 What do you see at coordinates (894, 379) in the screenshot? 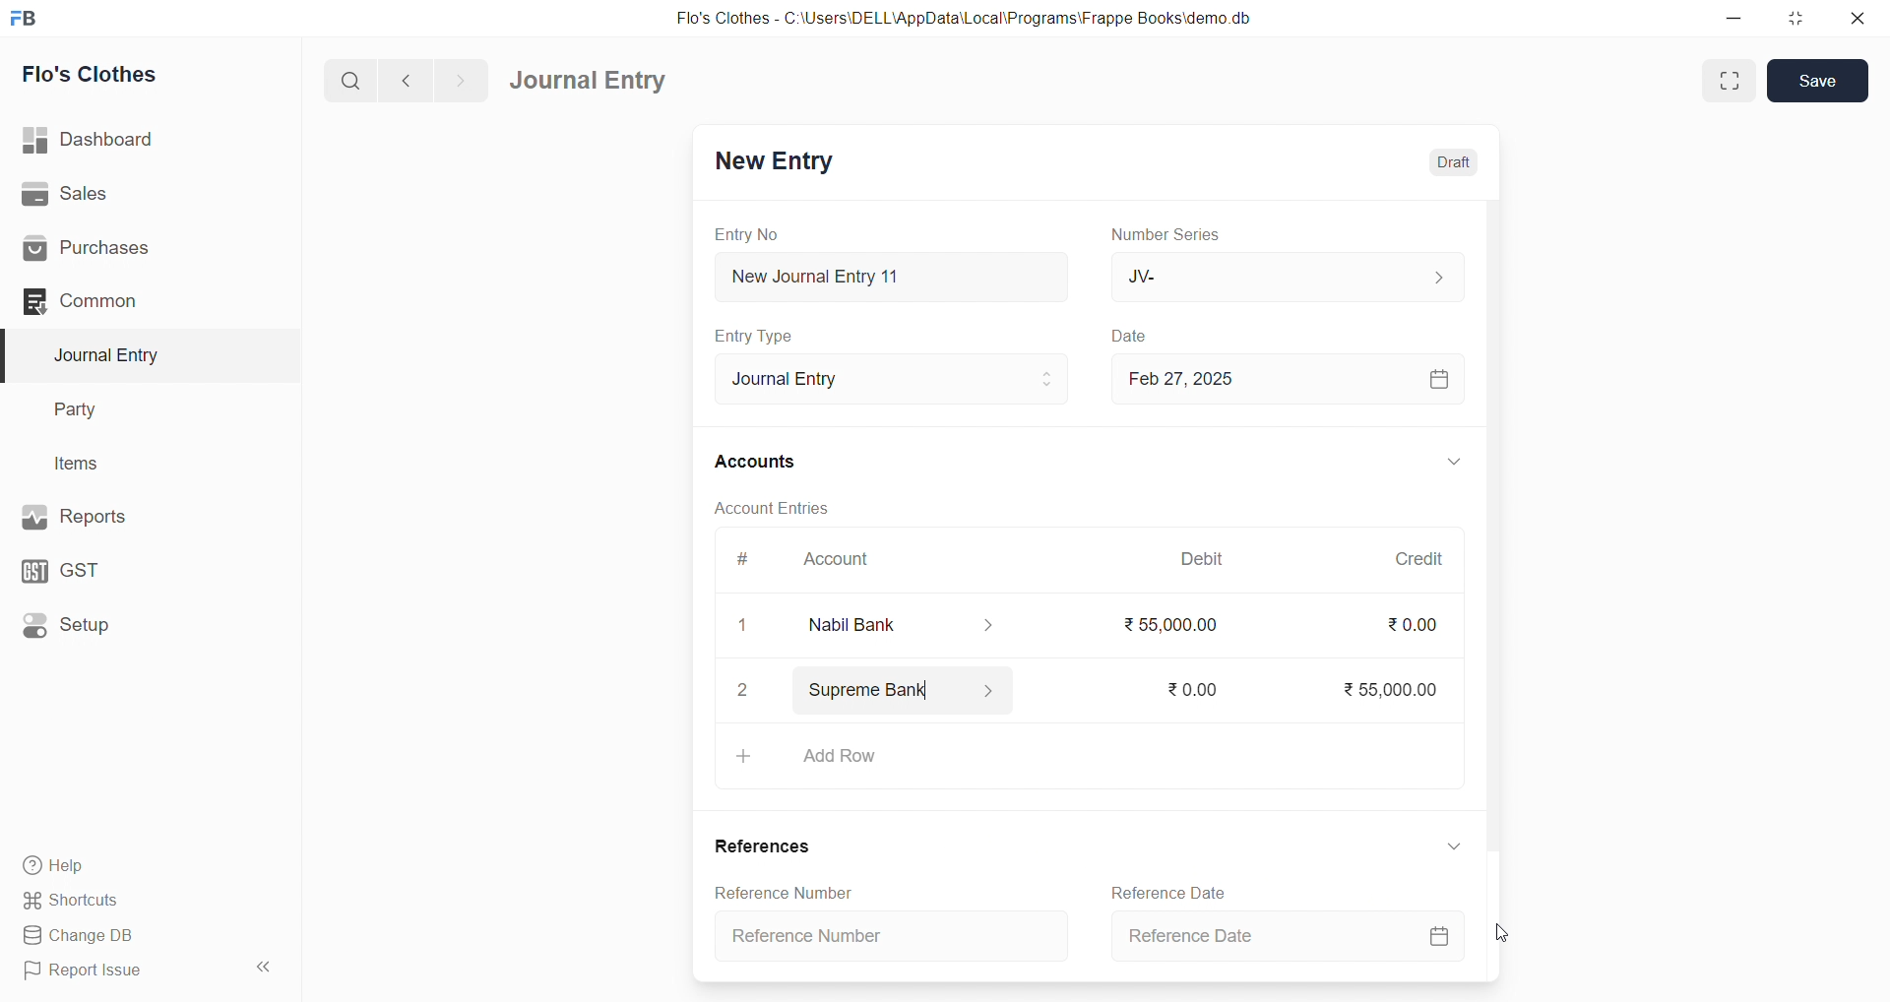
I see `Journal Entry` at bounding box center [894, 379].